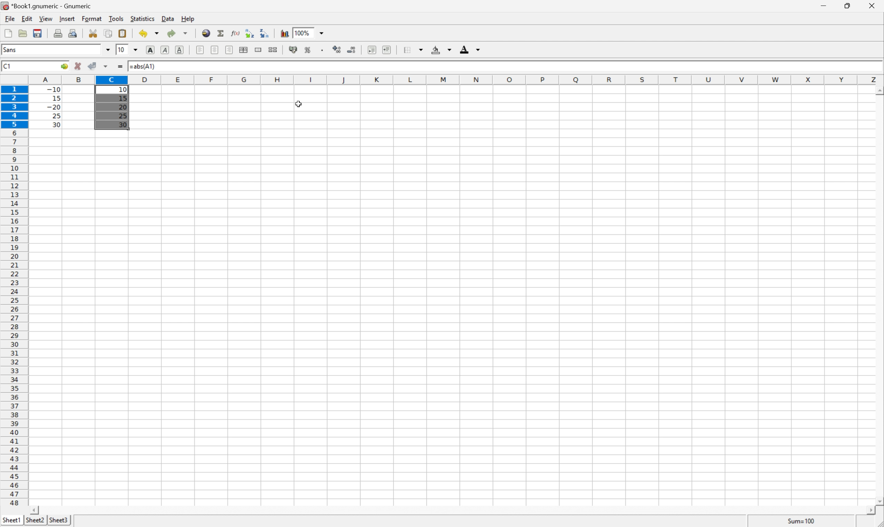 This screenshot has width=884, height=527. What do you see at coordinates (878, 90) in the screenshot?
I see `Scroll up` at bounding box center [878, 90].